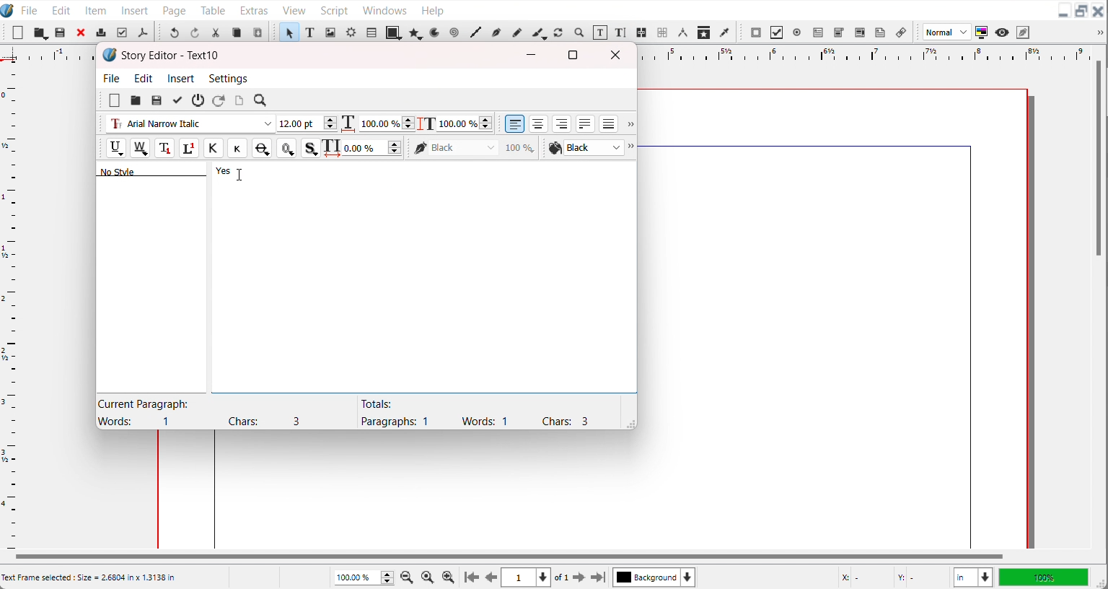 The width and height of the screenshot is (1108, 589). Describe the element at coordinates (135, 101) in the screenshot. I see `open` at that location.